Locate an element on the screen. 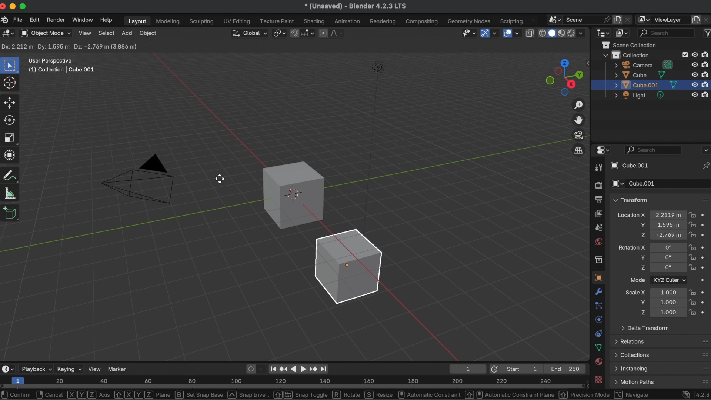 This screenshot has height=400, width=711. contraints is located at coordinates (598, 333).